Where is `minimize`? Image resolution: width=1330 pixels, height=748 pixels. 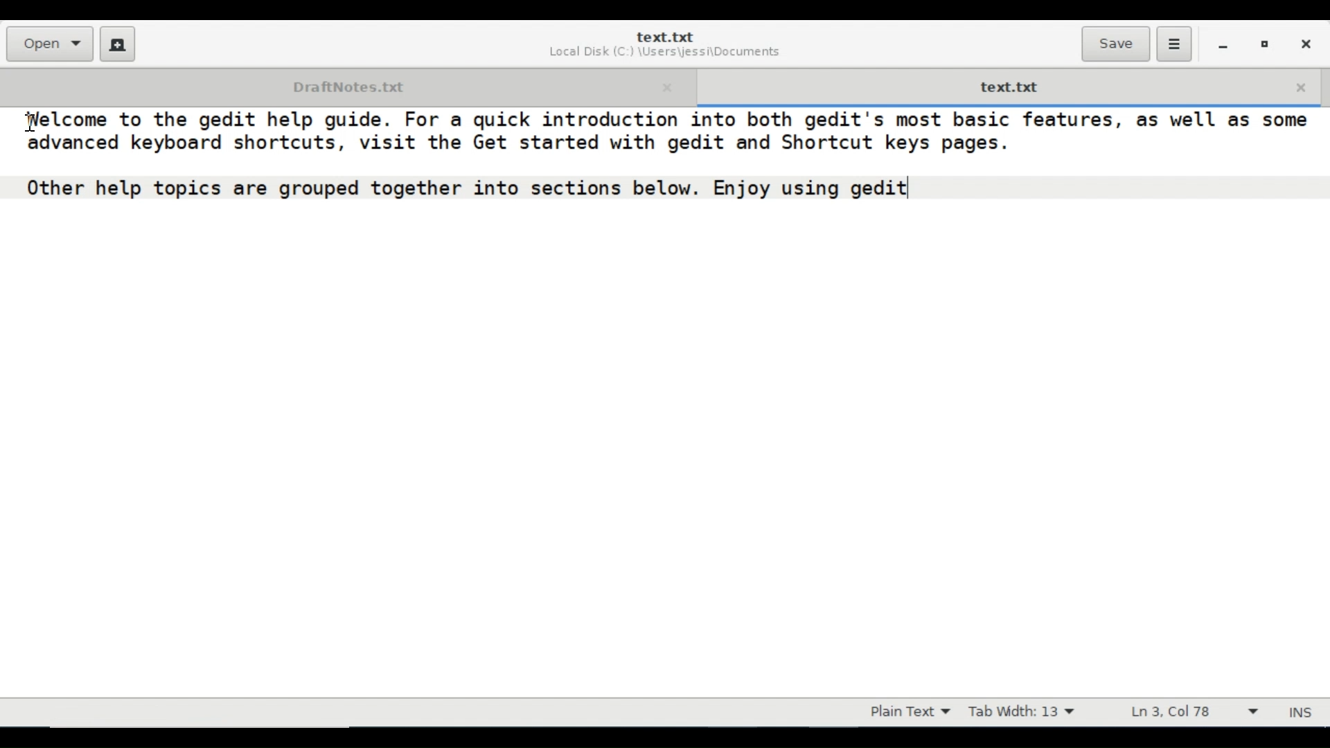 minimize is located at coordinates (1223, 44).